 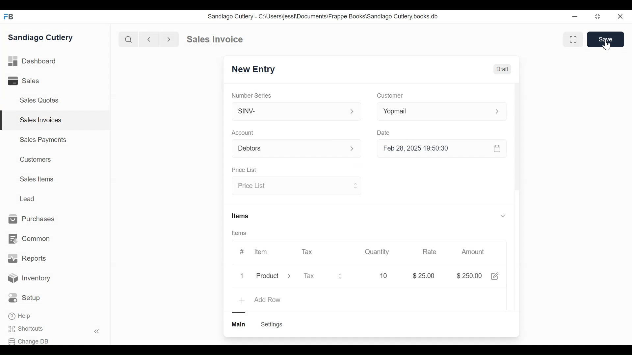 What do you see at coordinates (323, 277) in the screenshot?
I see `Tax ` at bounding box center [323, 277].